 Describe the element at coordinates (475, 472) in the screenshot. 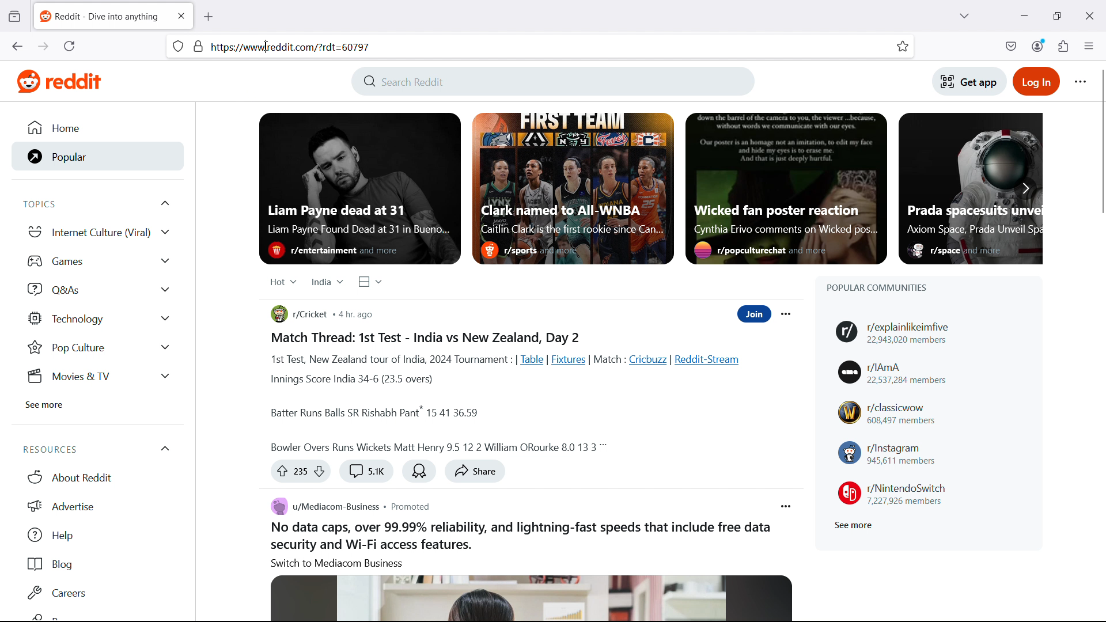

I see `share` at that location.